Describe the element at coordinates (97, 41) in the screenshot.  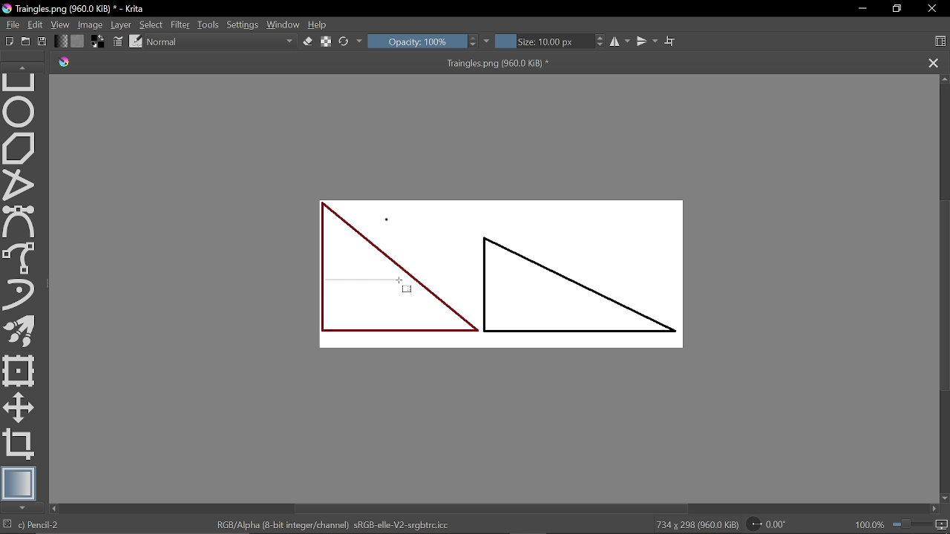
I see `Background color` at that location.